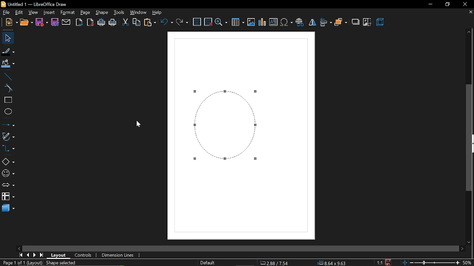 The height and width of the screenshot is (266, 474). I want to click on edit, so click(19, 13).